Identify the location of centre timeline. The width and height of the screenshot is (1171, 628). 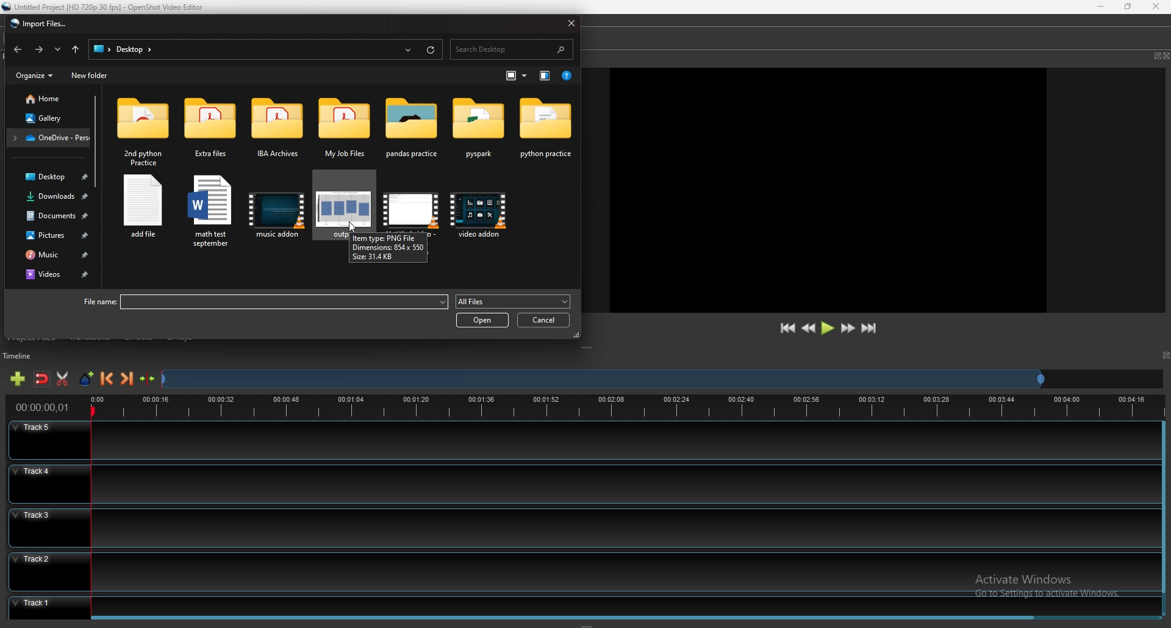
(148, 379).